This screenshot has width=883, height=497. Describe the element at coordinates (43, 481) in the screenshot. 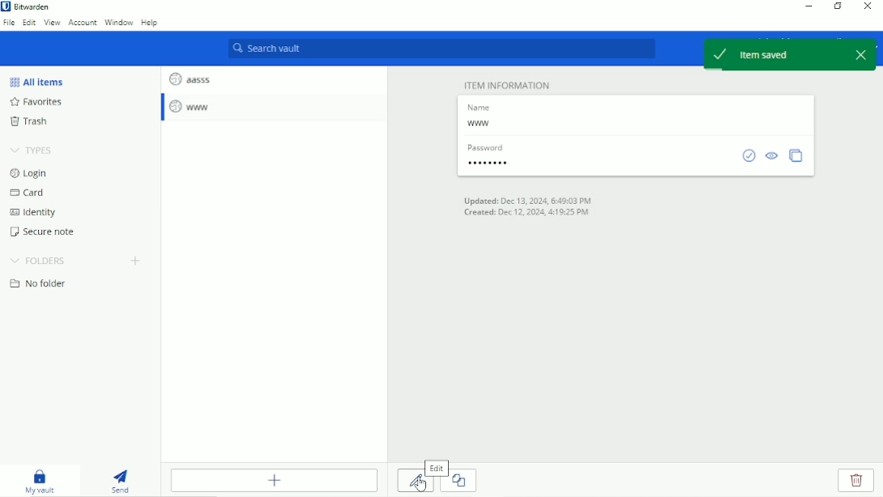

I see `My vault` at that location.